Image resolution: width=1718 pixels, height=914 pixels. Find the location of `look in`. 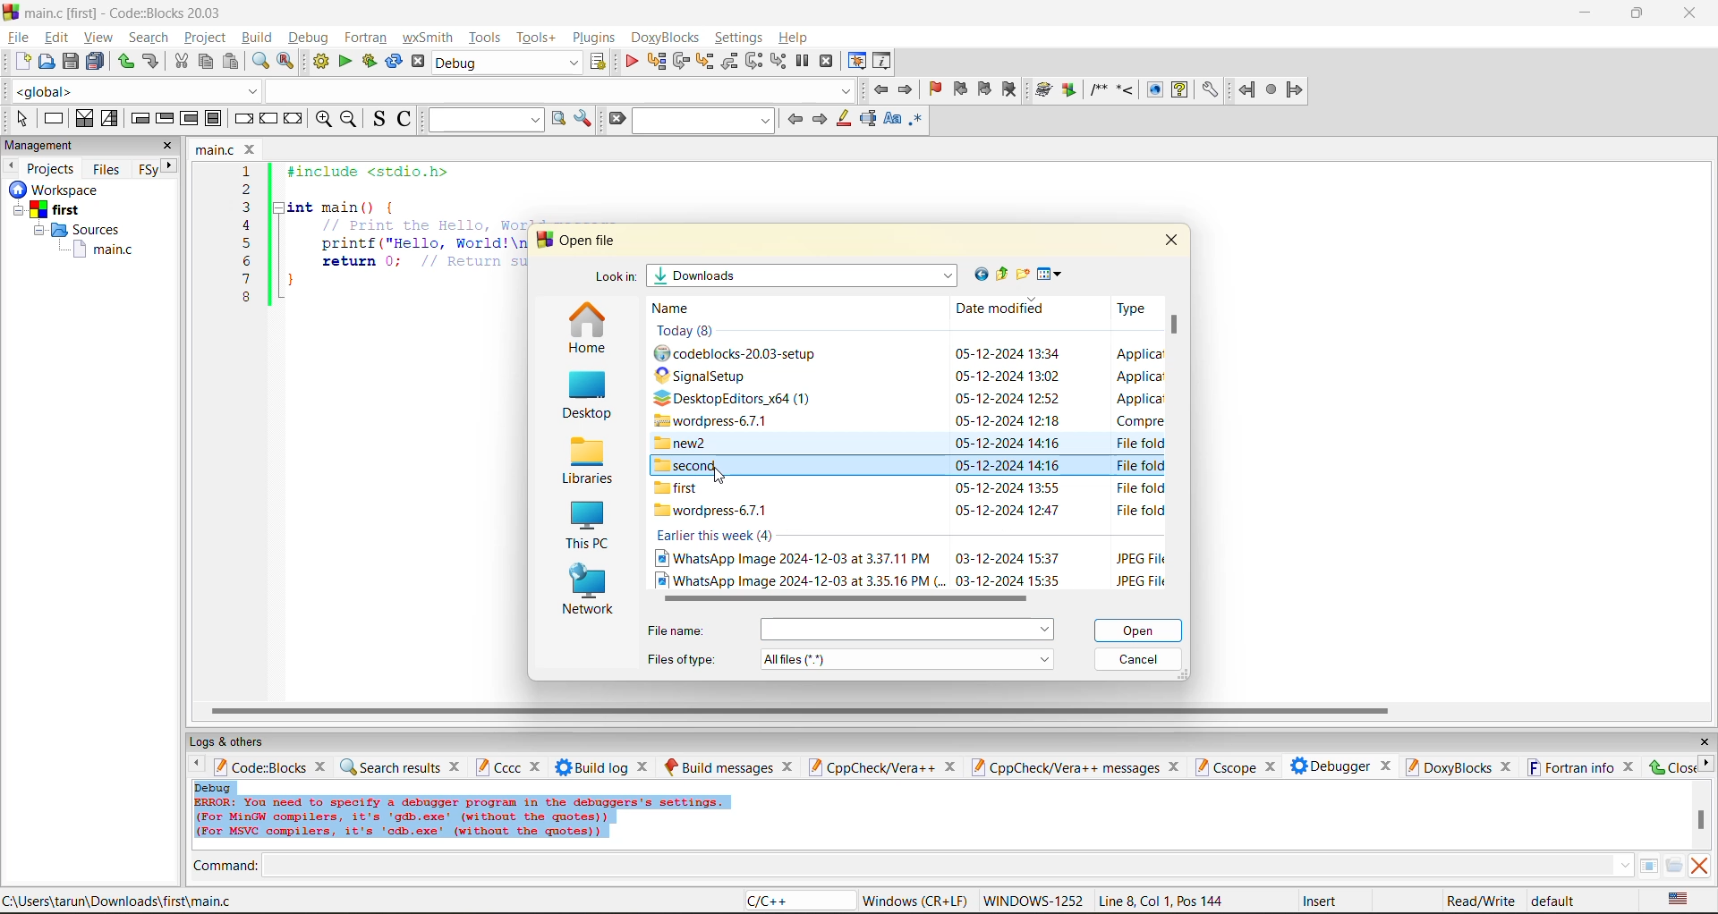

look in is located at coordinates (615, 279).